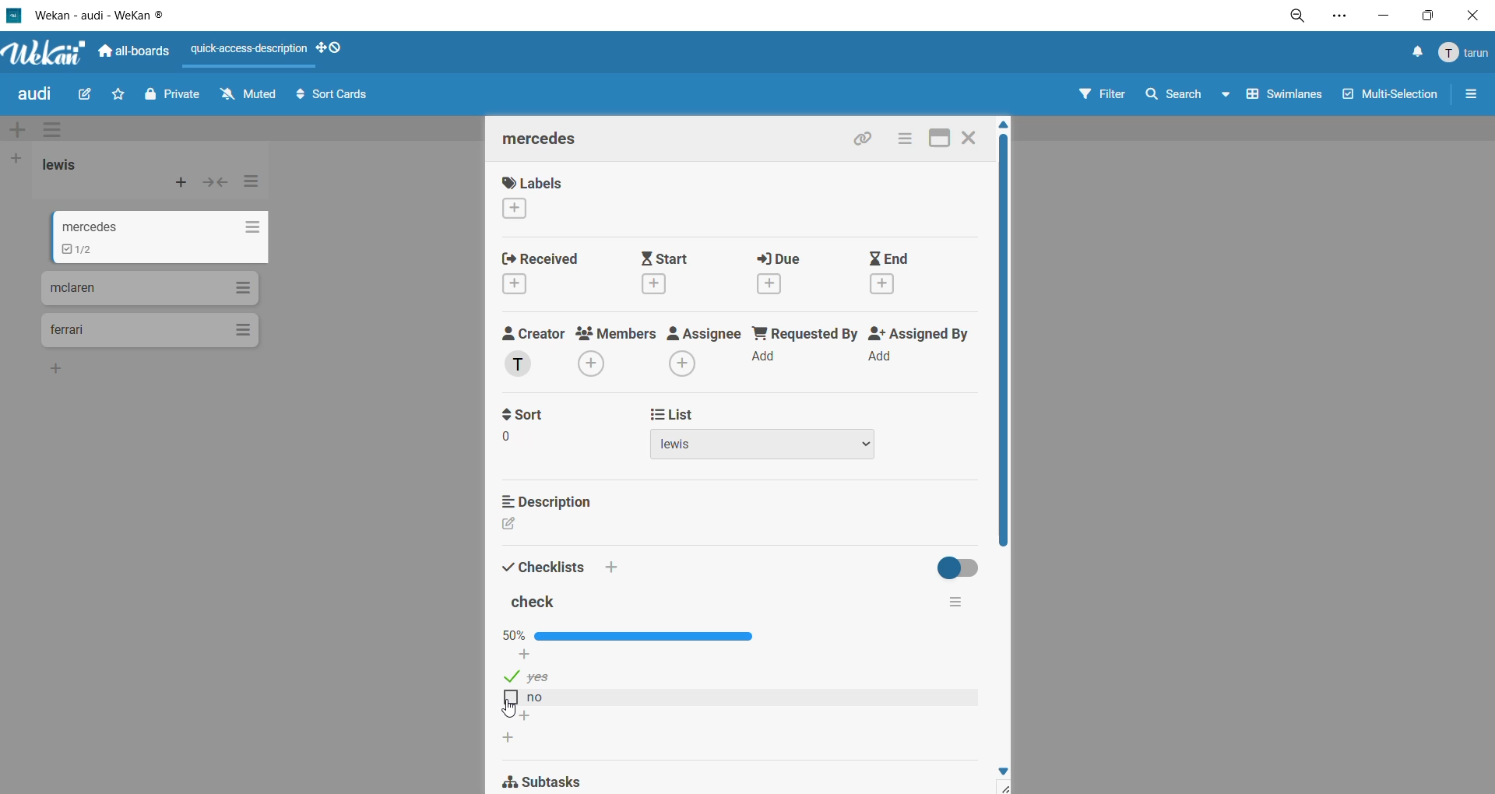 The height and width of the screenshot is (794, 1495). What do you see at coordinates (87, 15) in the screenshot?
I see `app title` at bounding box center [87, 15].